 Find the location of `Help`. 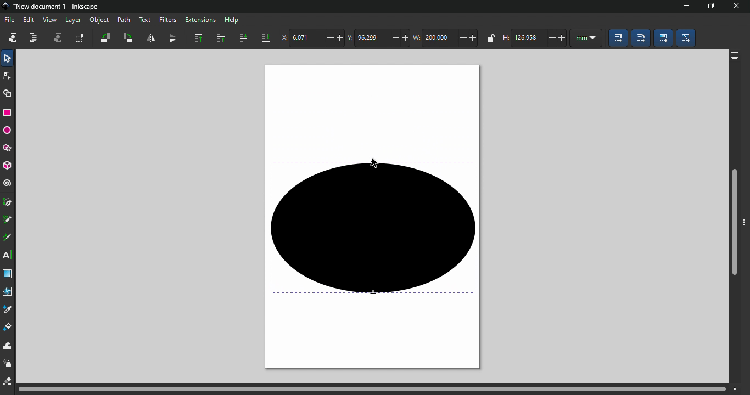

Help is located at coordinates (231, 19).